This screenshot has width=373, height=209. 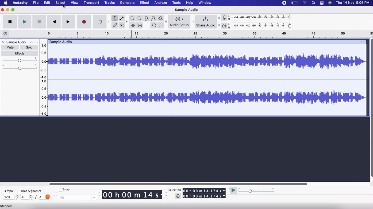 What do you see at coordinates (44, 197) in the screenshot?
I see `/4` at bounding box center [44, 197].